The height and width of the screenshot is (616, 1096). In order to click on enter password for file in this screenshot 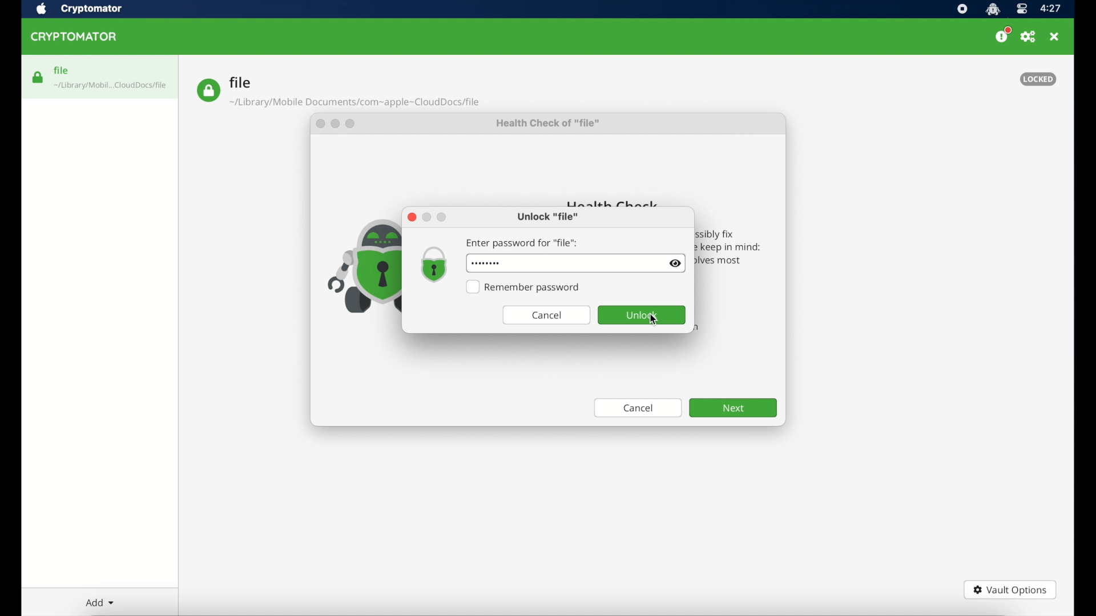, I will do `click(523, 243)`.